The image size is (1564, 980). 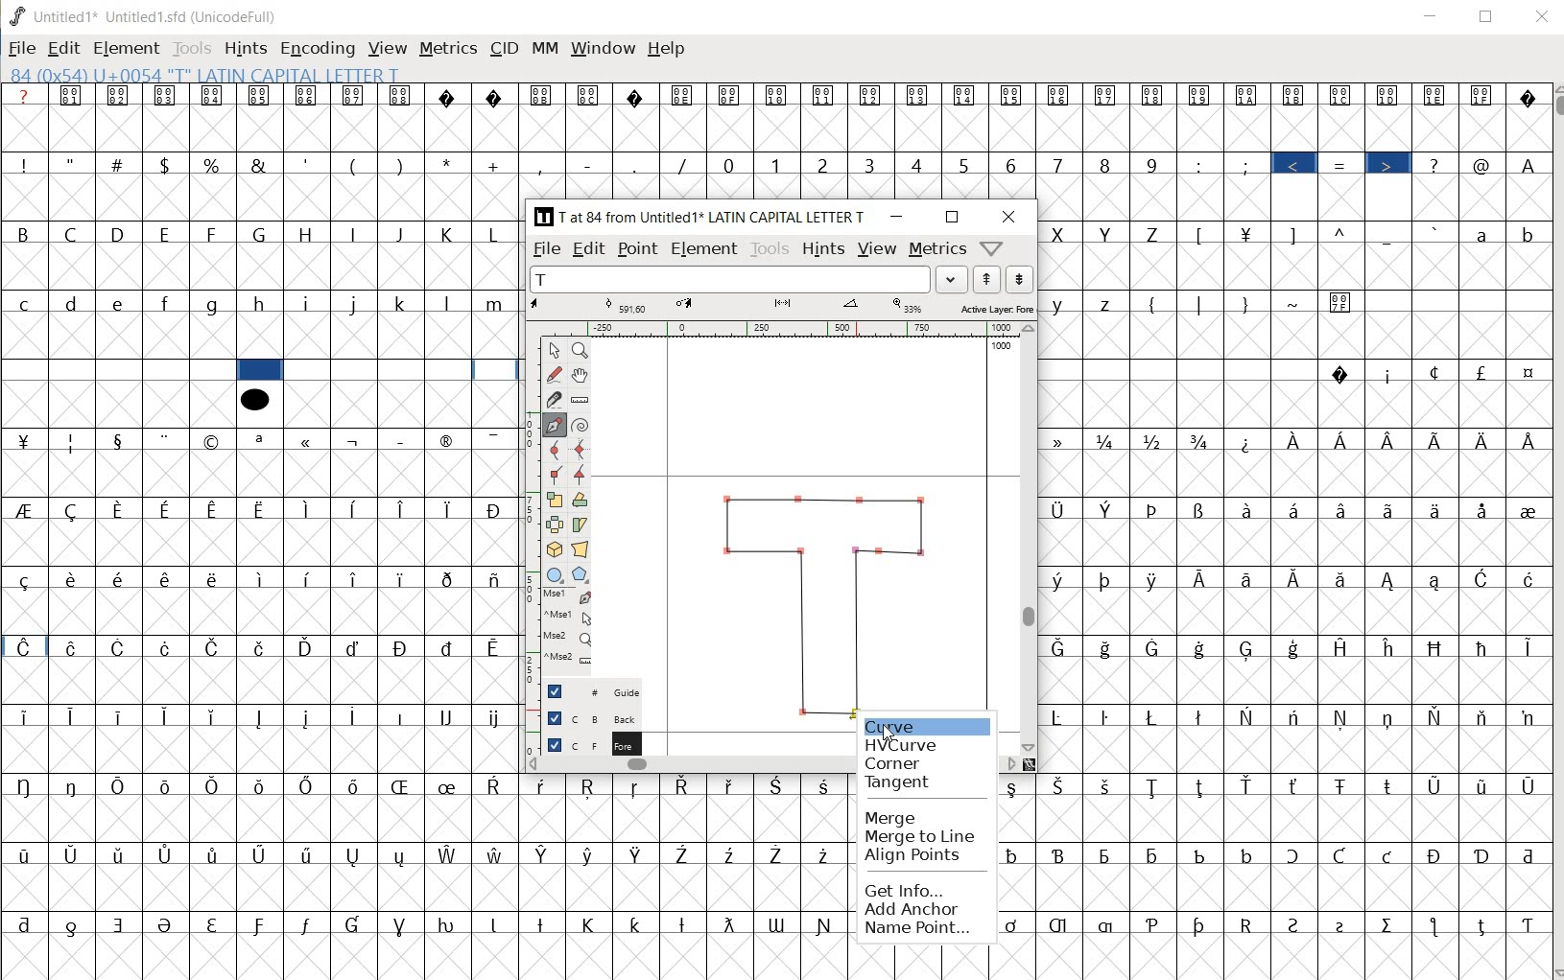 I want to click on Mouse wheel button, so click(x=569, y=638).